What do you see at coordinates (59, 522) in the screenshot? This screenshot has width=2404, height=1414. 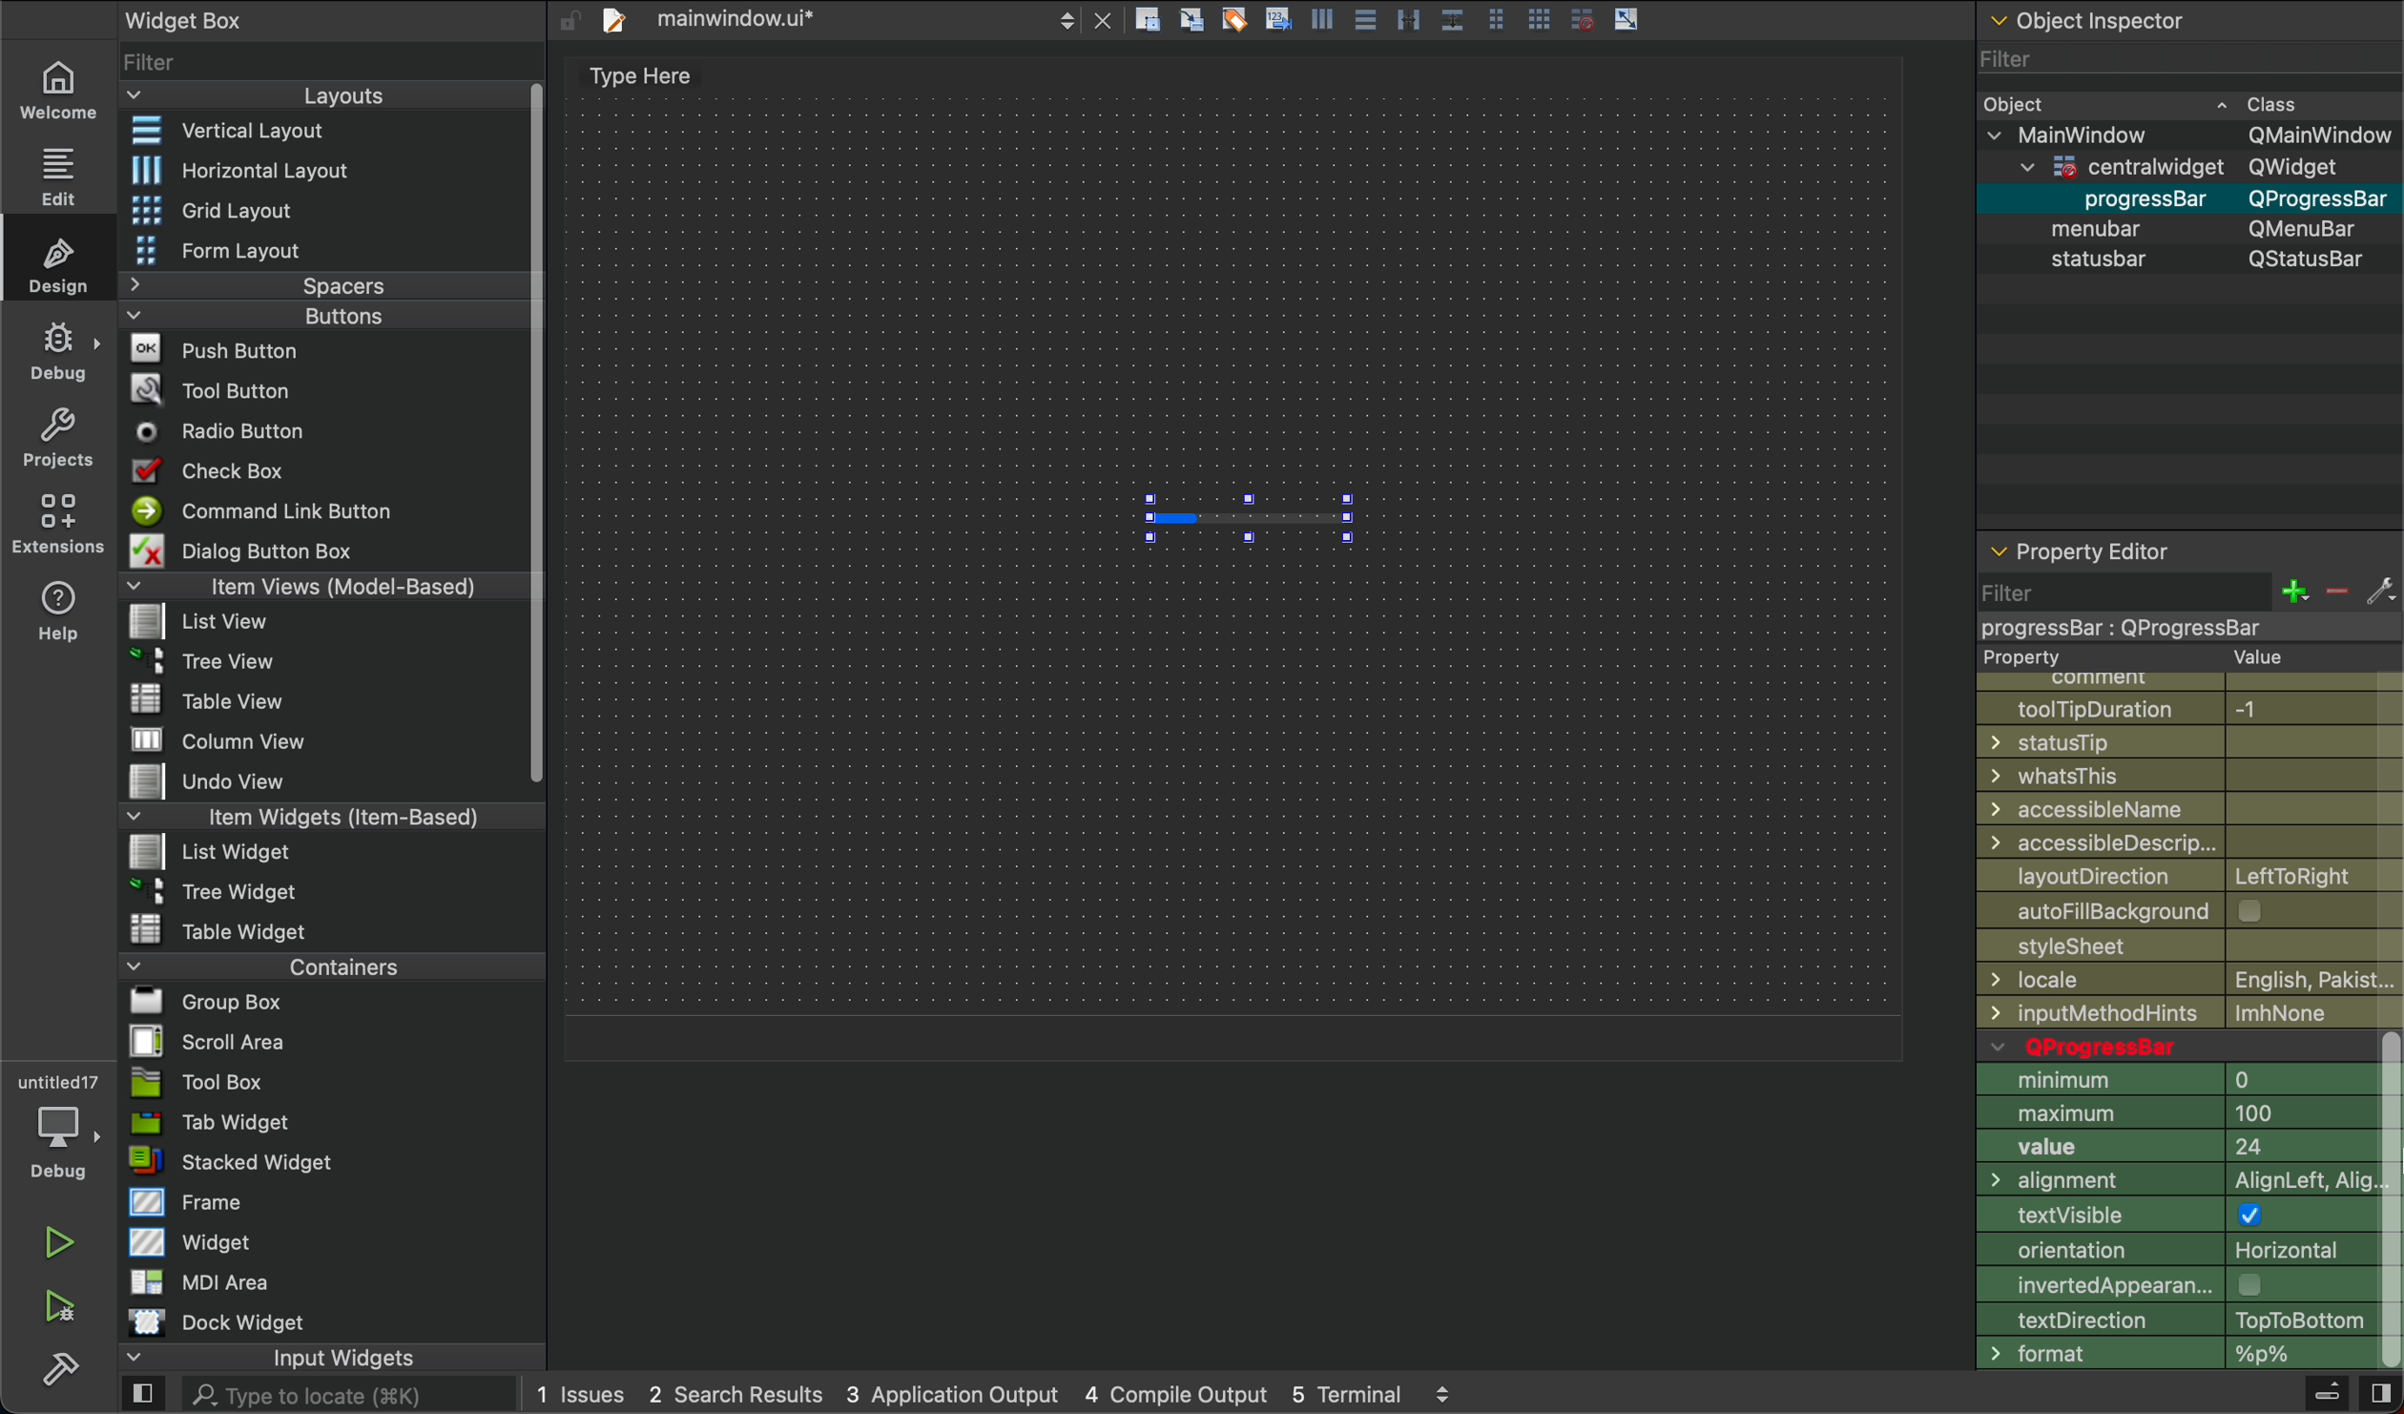 I see `extension` at bounding box center [59, 522].